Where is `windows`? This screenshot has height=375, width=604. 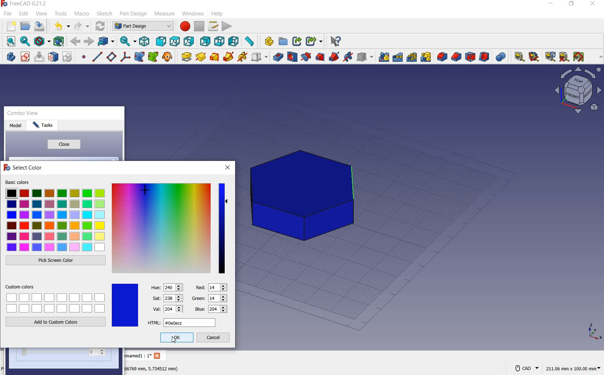
windows is located at coordinates (193, 15).